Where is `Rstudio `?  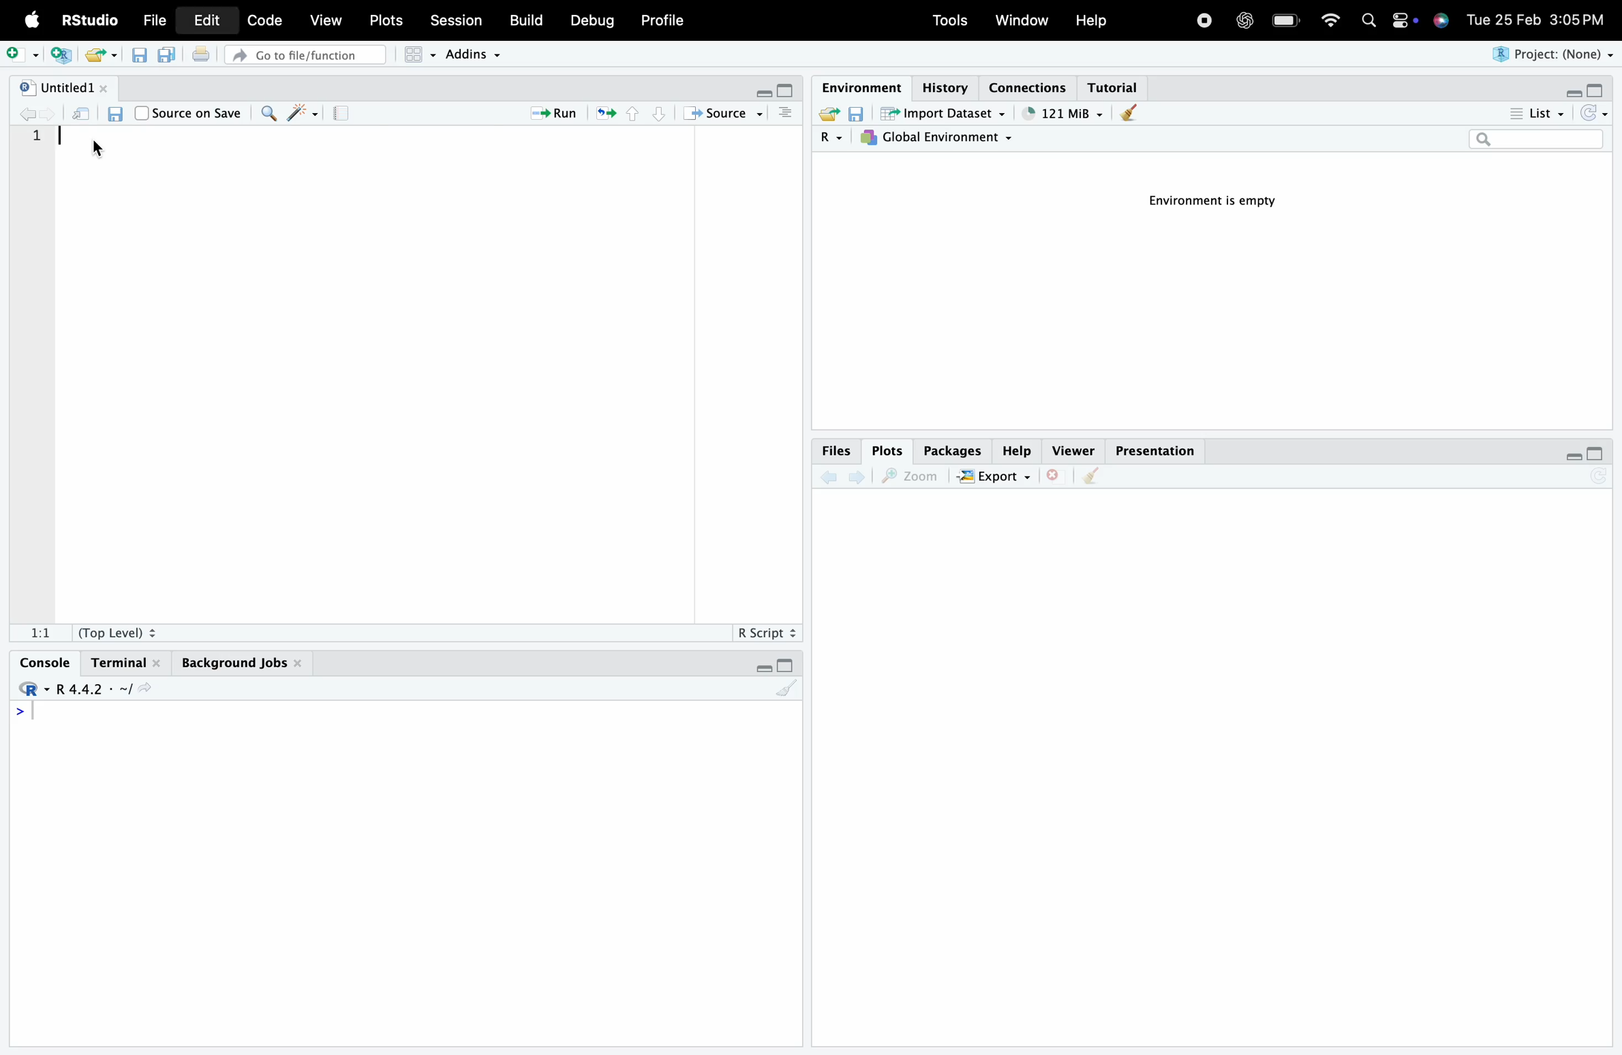
Rstudio  is located at coordinates (33, 688).